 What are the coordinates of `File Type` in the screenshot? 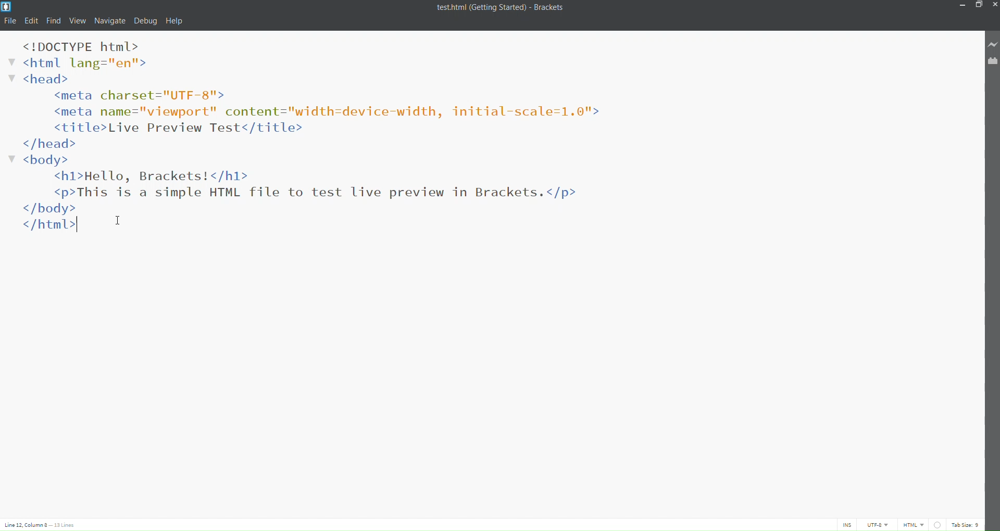 It's located at (912, 525).